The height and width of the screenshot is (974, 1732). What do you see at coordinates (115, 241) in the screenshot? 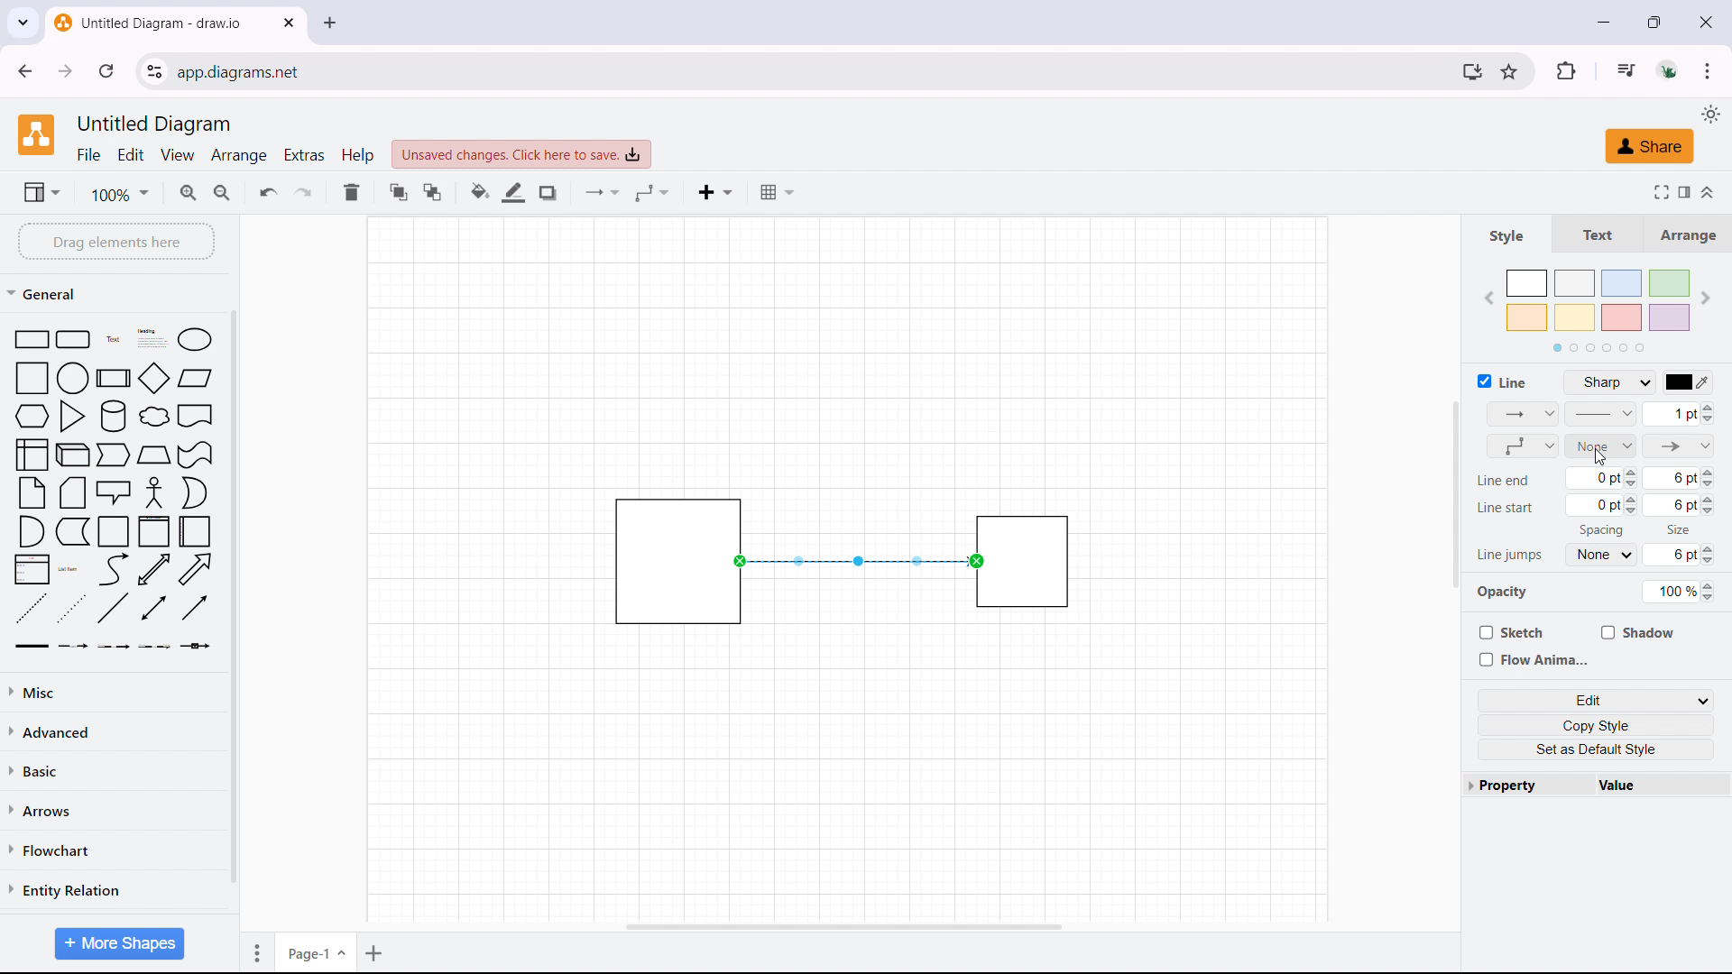
I see `drag elements here` at bounding box center [115, 241].